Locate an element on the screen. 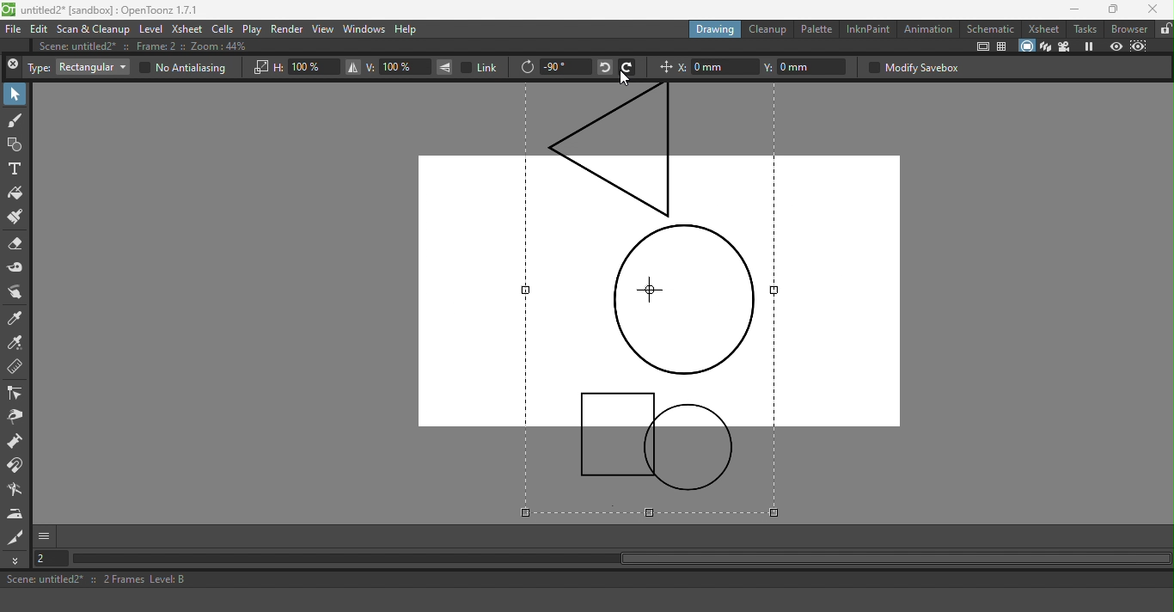 This screenshot has width=1174, height=612. Scene: untitled2* :: 2 Frames Level: B is located at coordinates (585, 580).